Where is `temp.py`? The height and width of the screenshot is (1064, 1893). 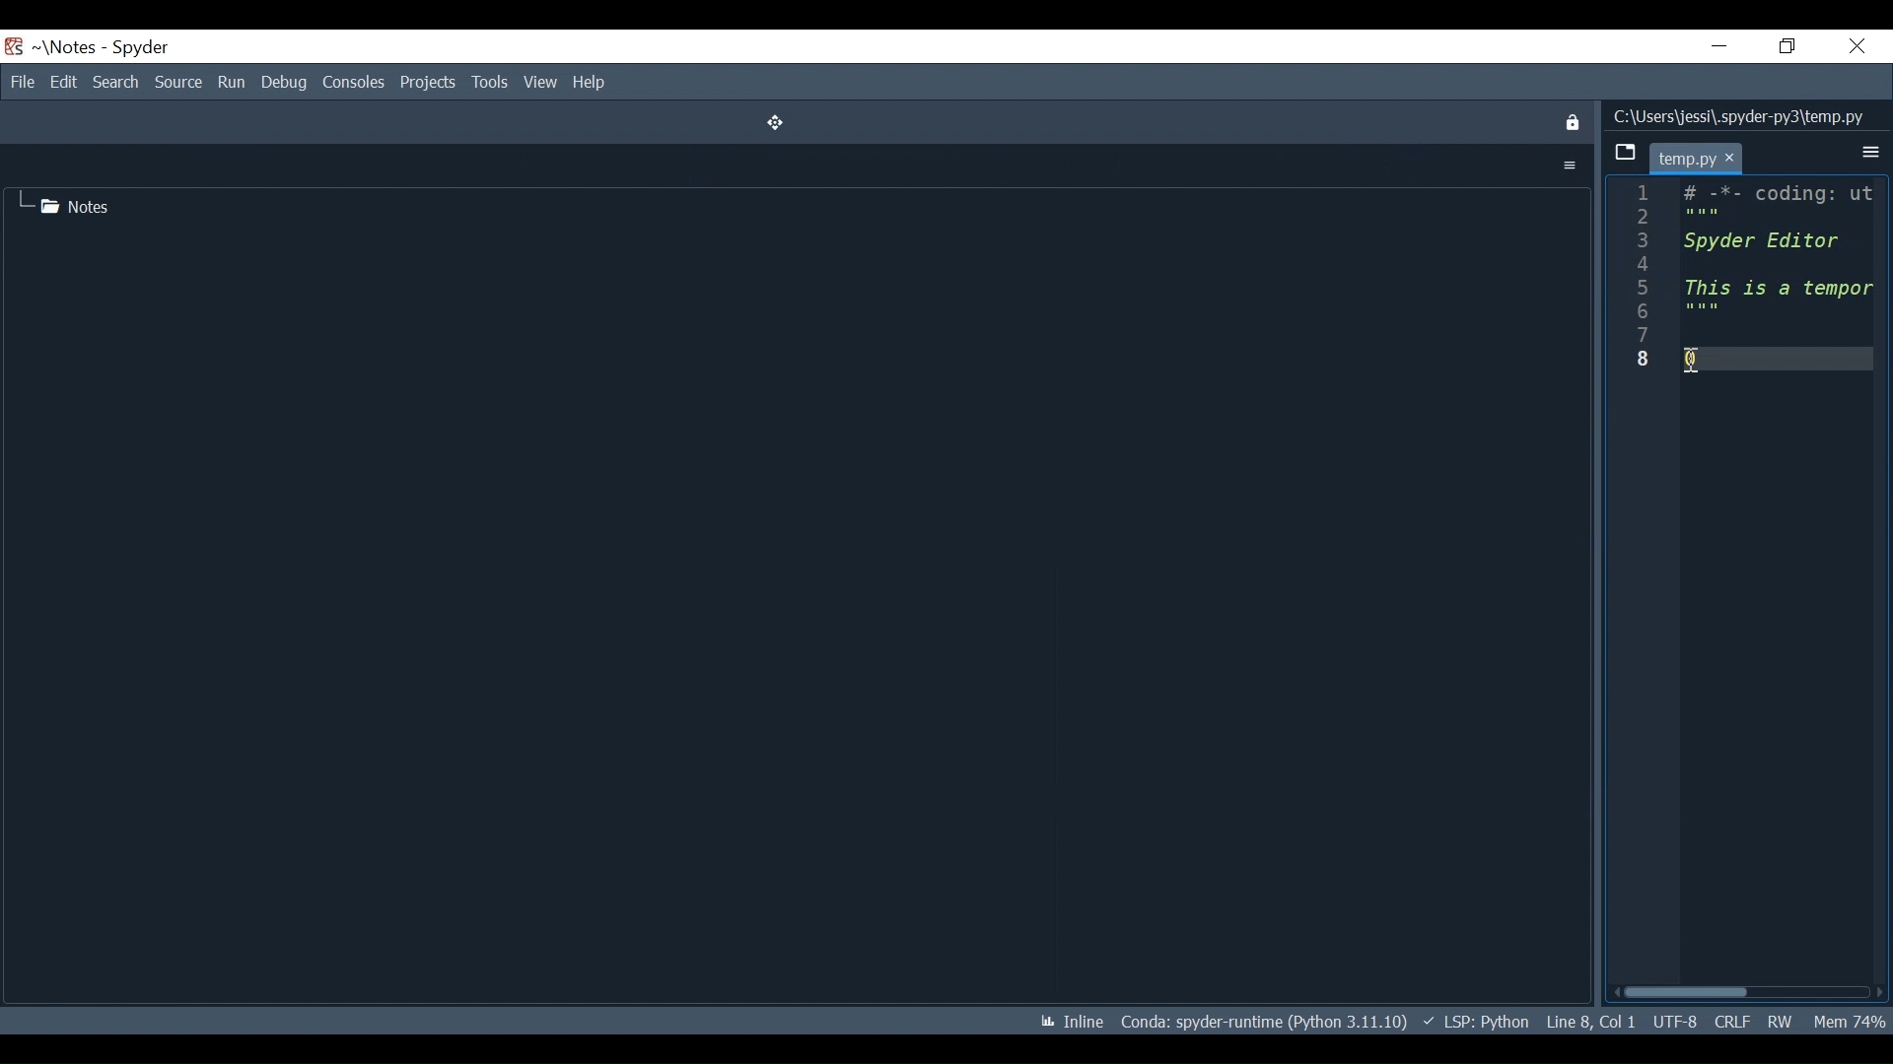
temp.py is located at coordinates (1686, 159).